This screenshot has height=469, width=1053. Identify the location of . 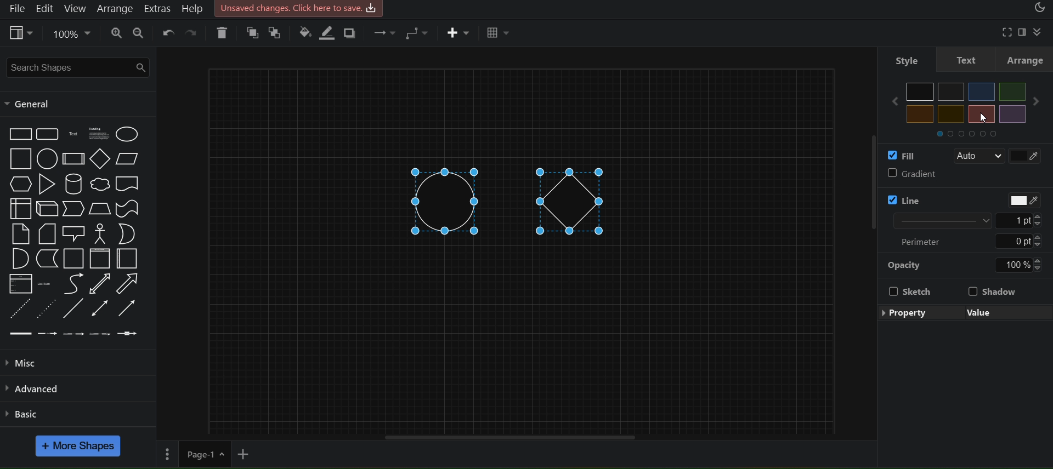
(893, 102).